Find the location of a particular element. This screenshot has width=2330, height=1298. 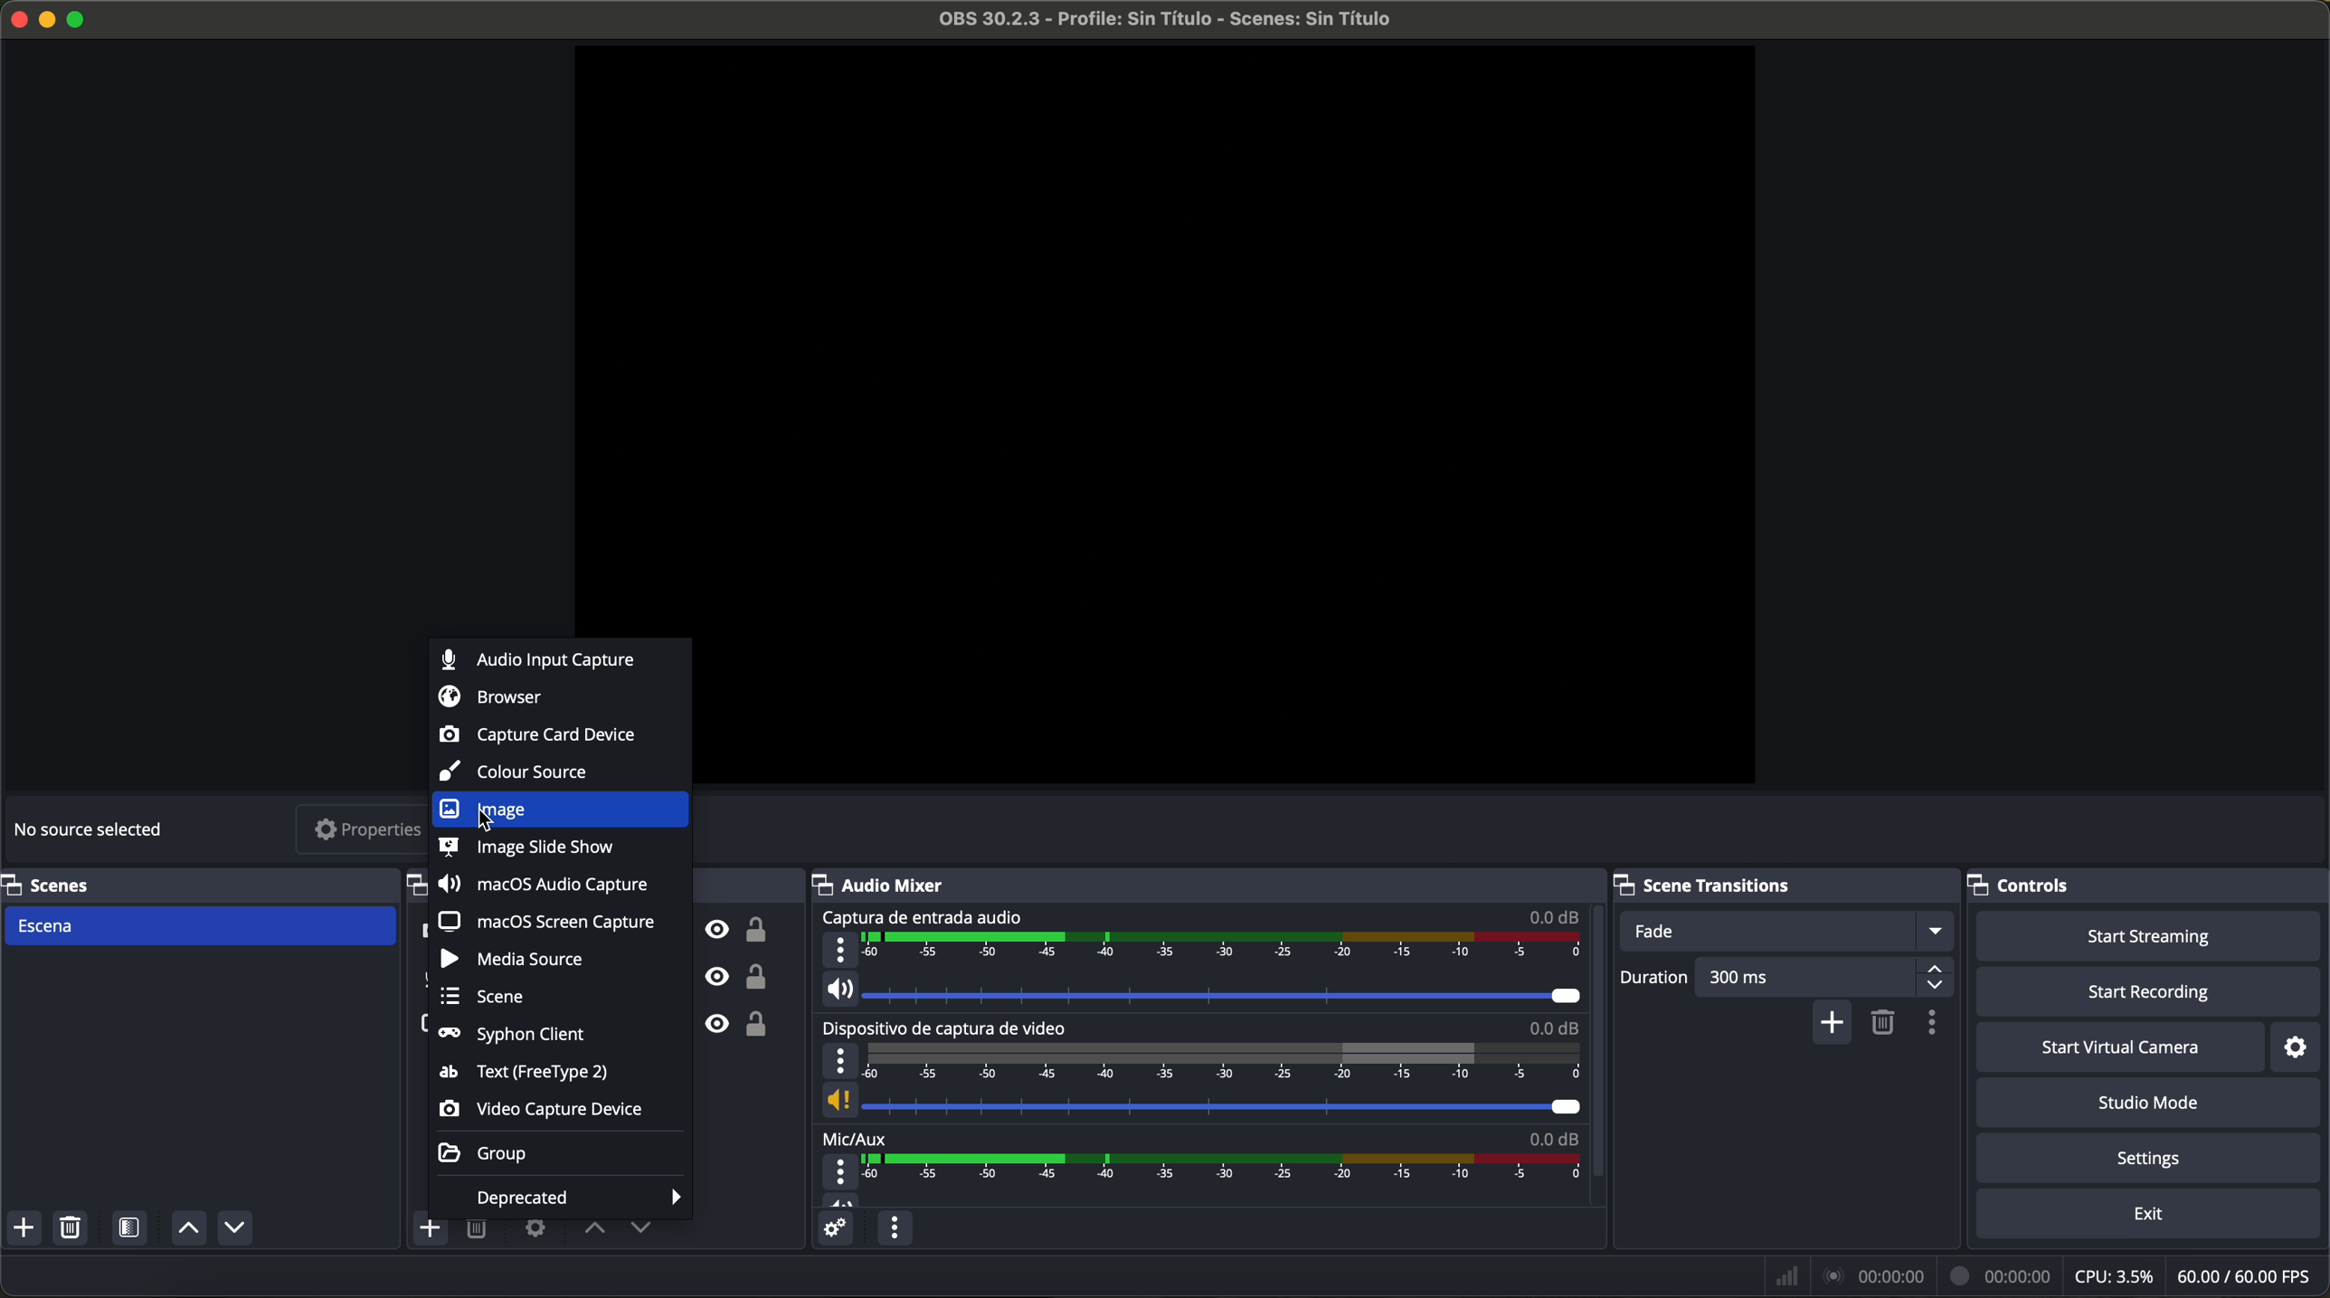

move source up is located at coordinates (594, 1231).